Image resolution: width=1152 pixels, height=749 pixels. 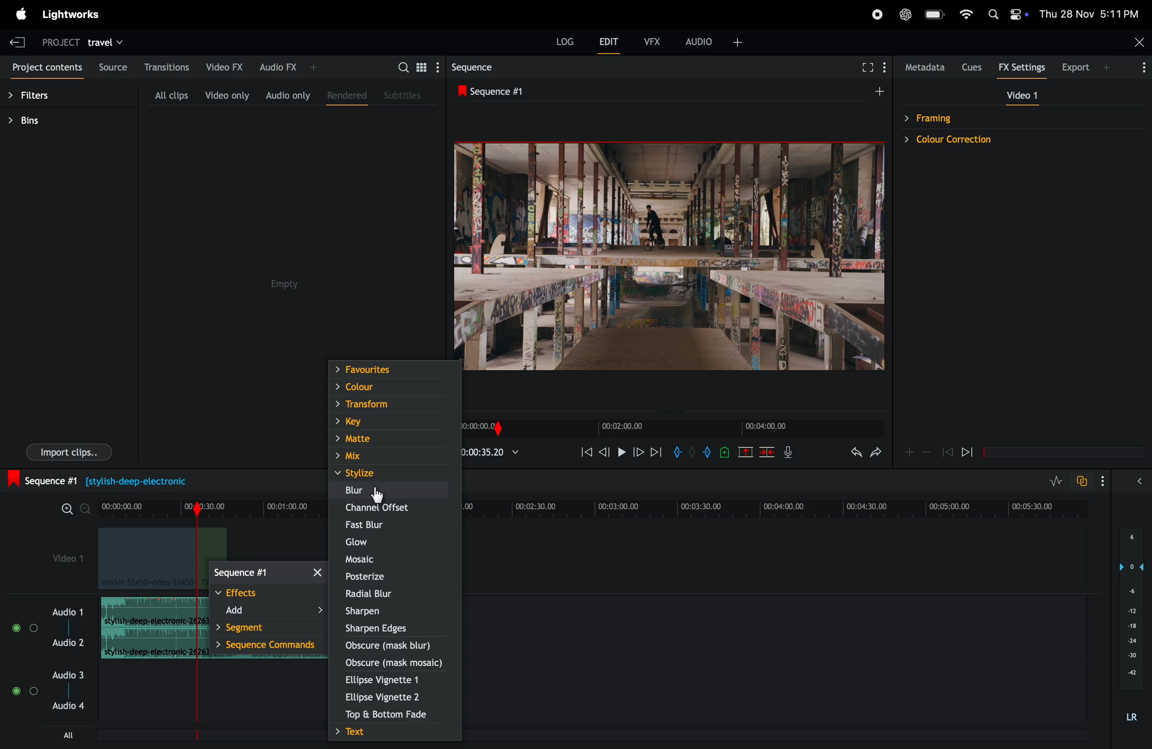 What do you see at coordinates (394, 577) in the screenshot?
I see `postrize` at bounding box center [394, 577].